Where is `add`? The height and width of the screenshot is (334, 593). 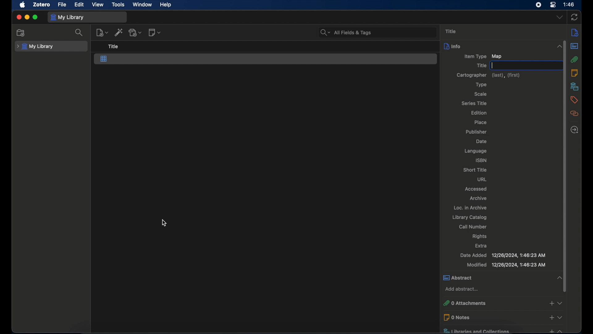
add is located at coordinates (551, 303).